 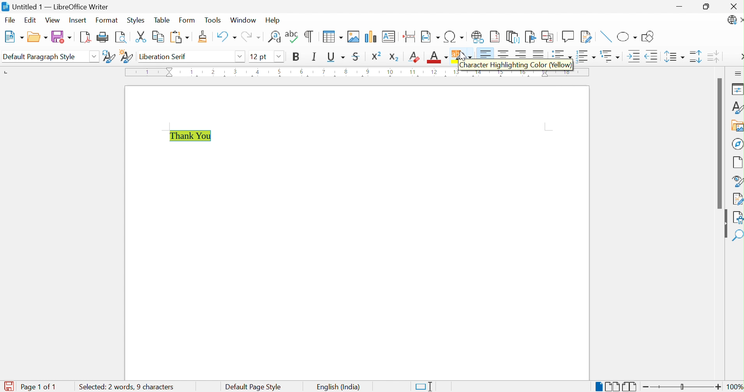 What do you see at coordinates (310, 36) in the screenshot?
I see `Toggle Formatting Marks` at bounding box center [310, 36].